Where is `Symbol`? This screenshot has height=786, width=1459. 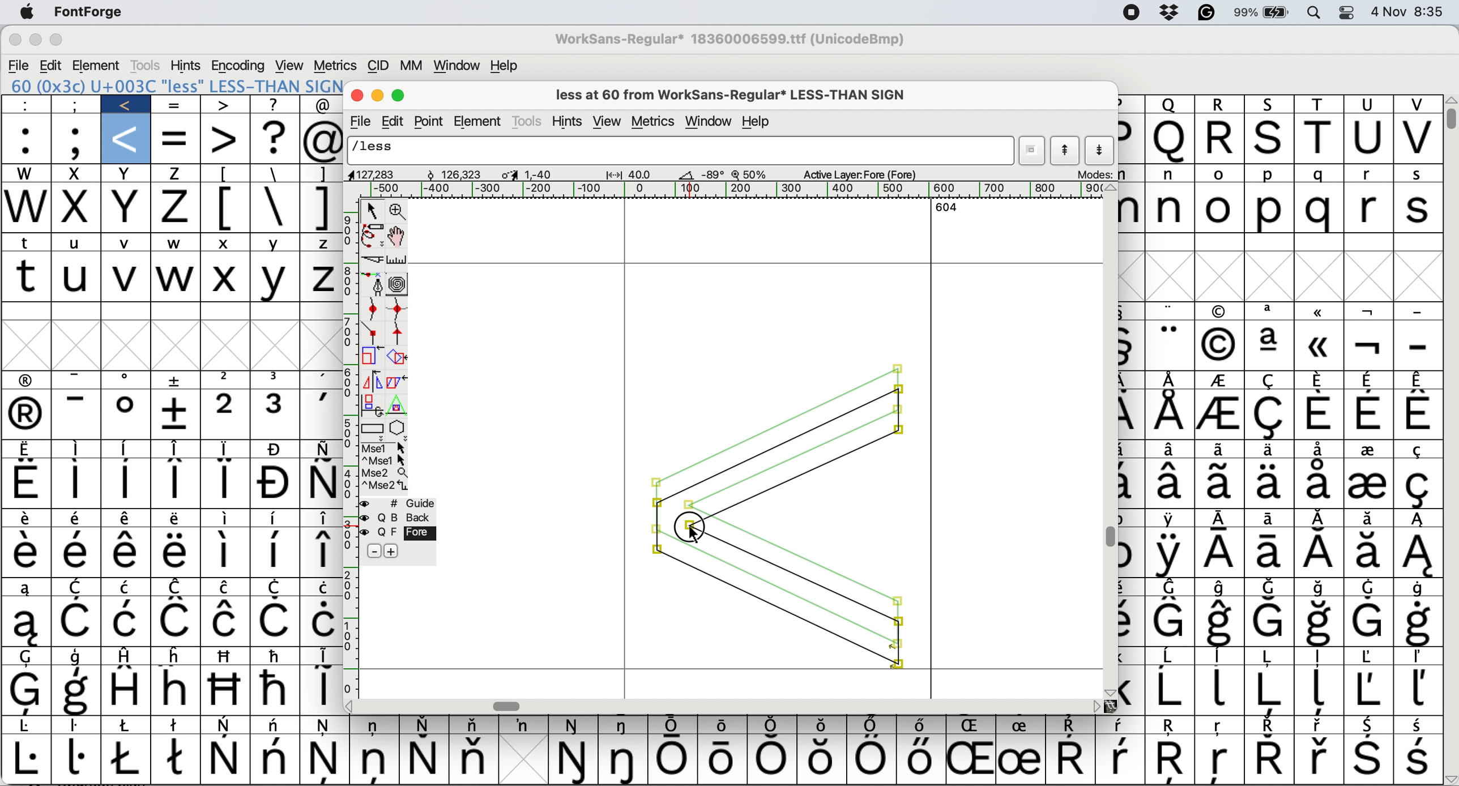 Symbol is located at coordinates (1021, 758).